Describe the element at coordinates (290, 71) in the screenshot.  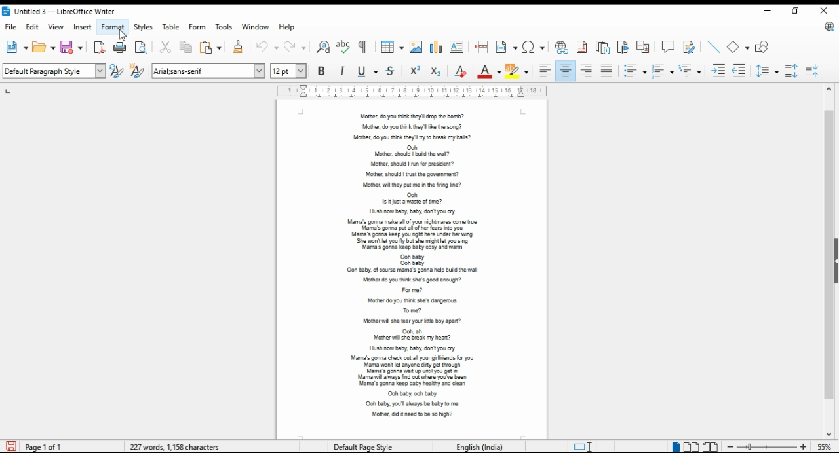
I see `font size` at that location.